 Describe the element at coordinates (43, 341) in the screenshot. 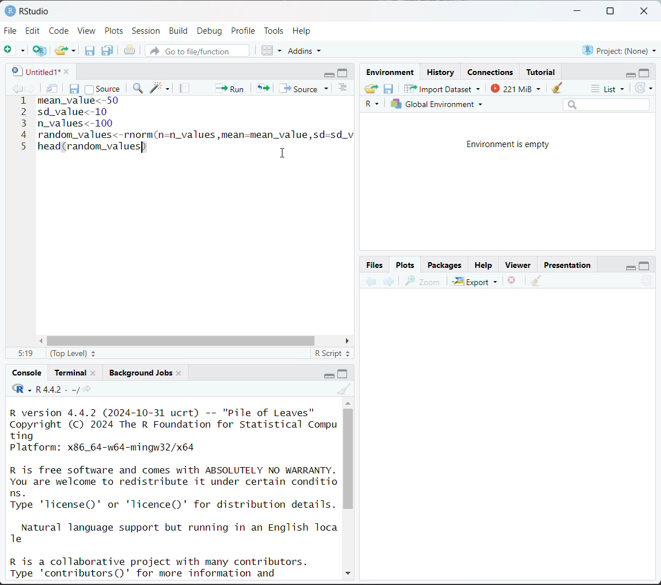

I see `move left` at that location.